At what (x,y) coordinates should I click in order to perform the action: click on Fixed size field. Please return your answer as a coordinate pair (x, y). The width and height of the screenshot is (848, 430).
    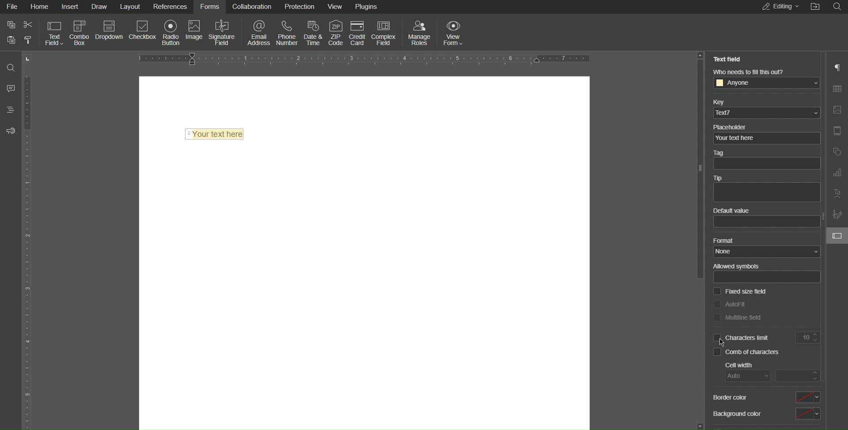
    Looking at the image, I should click on (739, 292).